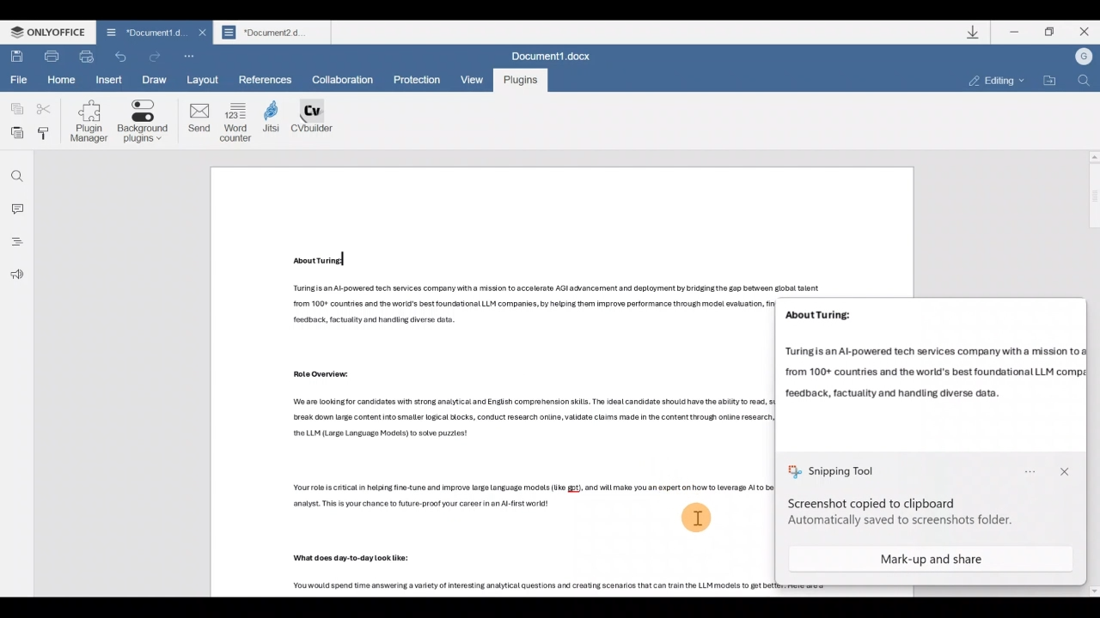 The width and height of the screenshot is (1100, 618). Describe the element at coordinates (143, 124) in the screenshot. I see `Background plugins` at that location.